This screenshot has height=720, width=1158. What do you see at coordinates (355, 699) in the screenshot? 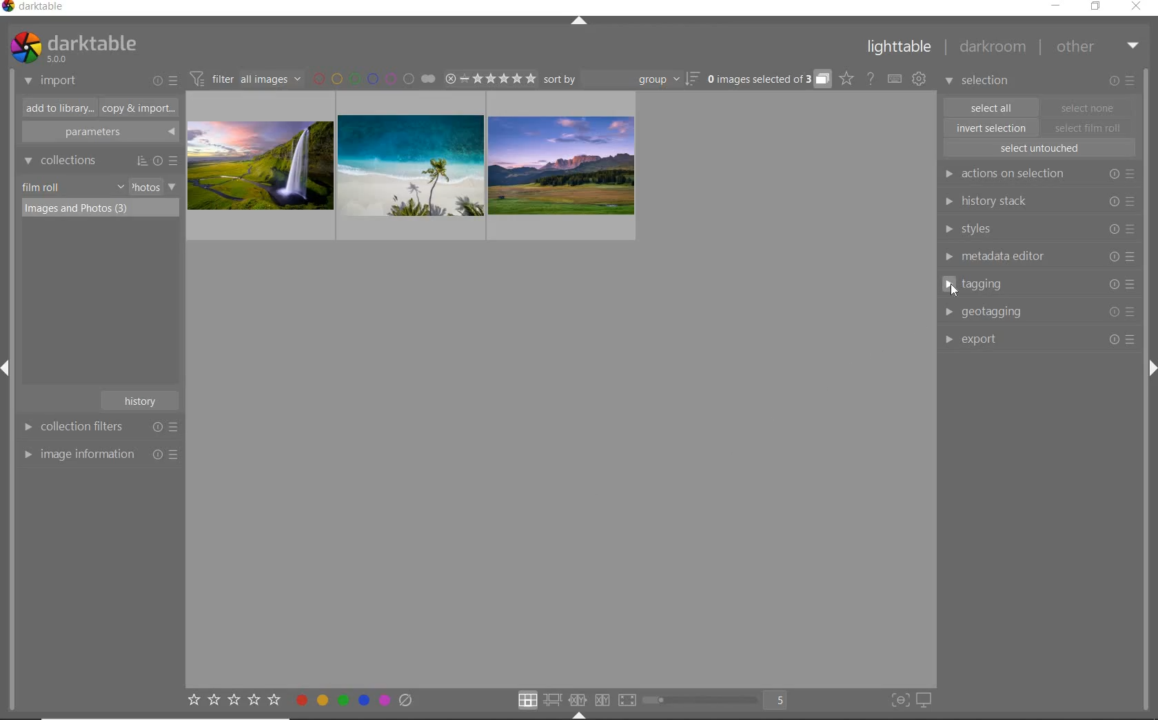
I see `toggle color label of selected images` at bounding box center [355, 699].